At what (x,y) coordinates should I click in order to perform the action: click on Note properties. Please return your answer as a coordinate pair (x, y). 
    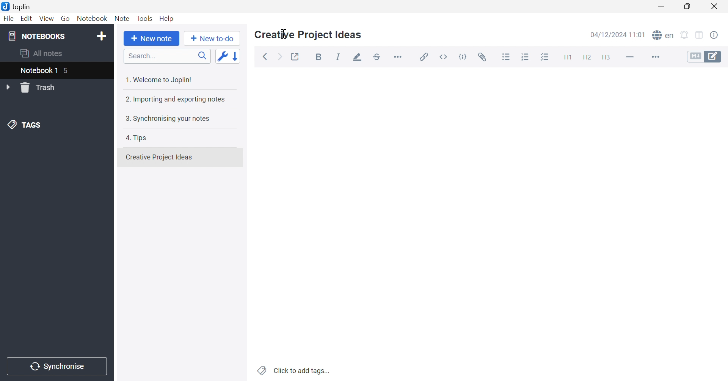
    Looking at the image, I should click on (719, 35).